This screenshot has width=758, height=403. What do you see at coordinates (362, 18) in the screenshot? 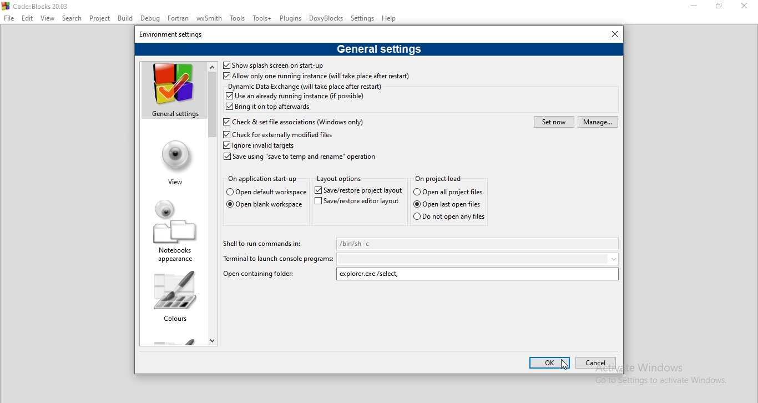
I see `Settings` at bounding box center [362, 18].